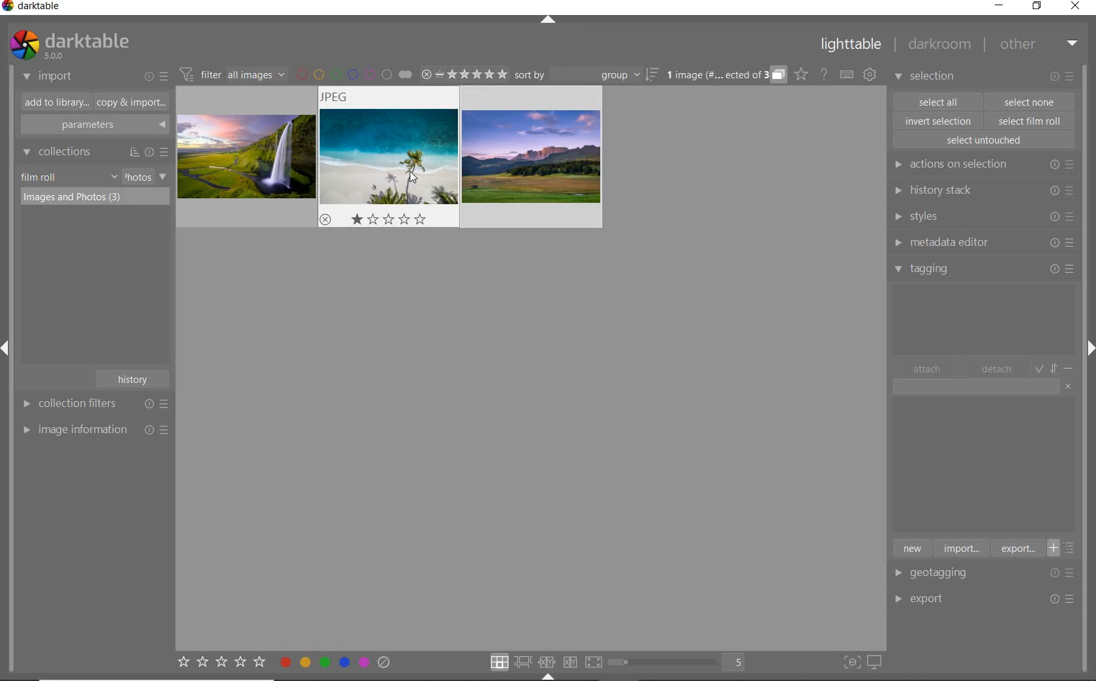 Image resolution: width=1096 pixels, height=681 pixels. Describe the element at coordinates (336, 661) in the screenshot. I see `toggle color label of selected images` at that location.